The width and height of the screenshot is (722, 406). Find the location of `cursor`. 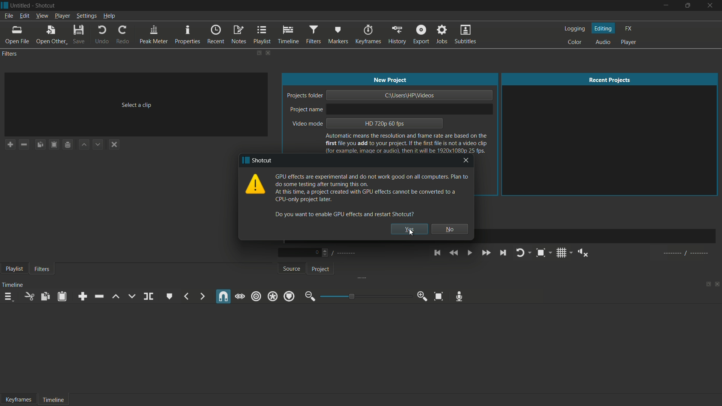

cursor is located at coordinates (411, 232).